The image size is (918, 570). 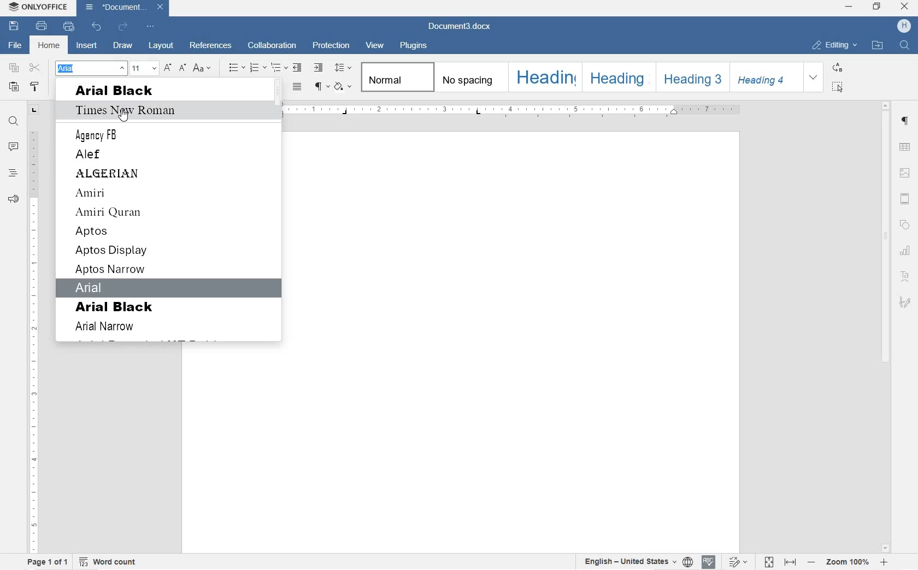 I want to click on minimize, so click(x=848, y=8).